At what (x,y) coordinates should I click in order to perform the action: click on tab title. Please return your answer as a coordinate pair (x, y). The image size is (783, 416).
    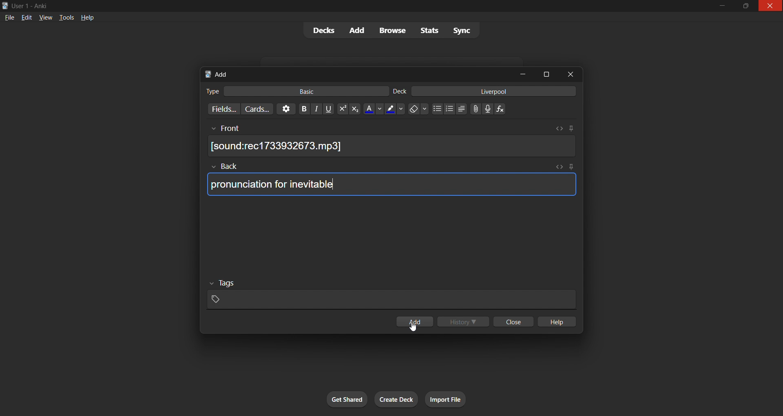
    Looking at the image, I should click on (355, 73).